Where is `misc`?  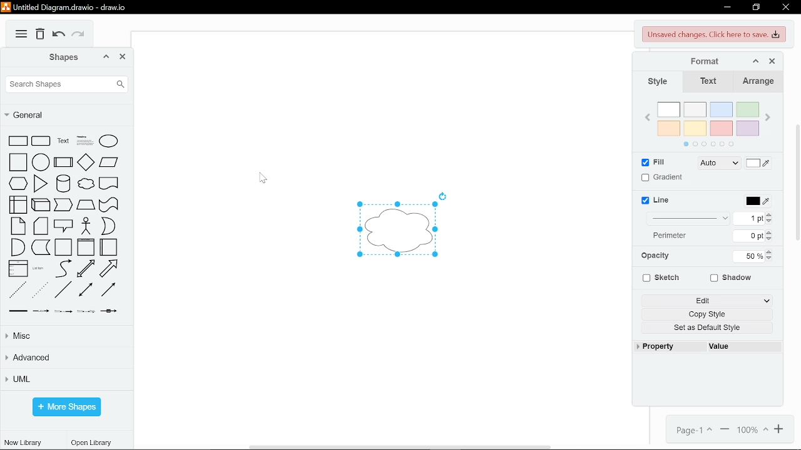 misc is located at coordinates (65, 337).